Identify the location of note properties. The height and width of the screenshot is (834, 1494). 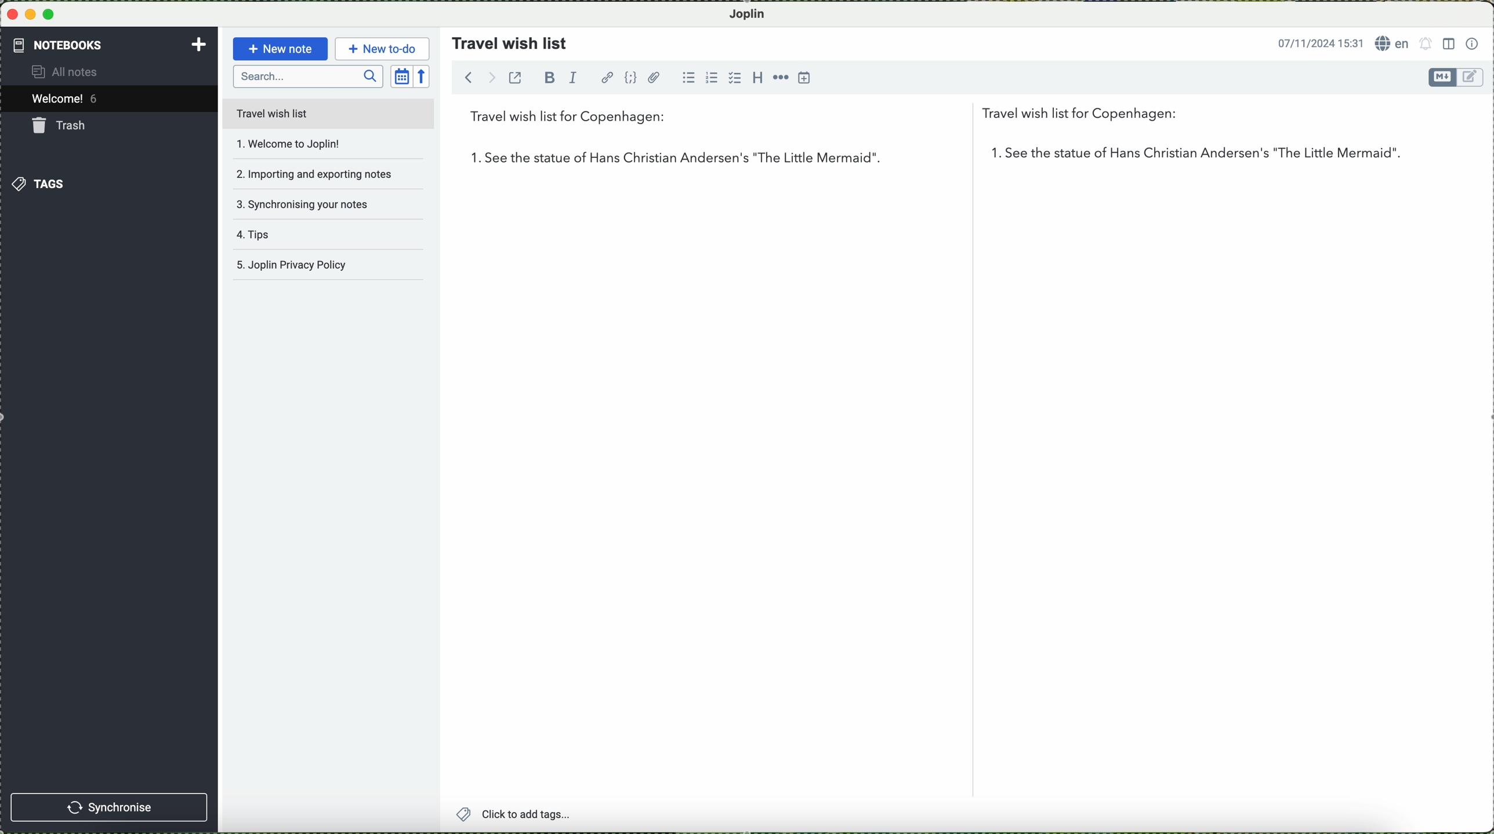
(1473, 42).